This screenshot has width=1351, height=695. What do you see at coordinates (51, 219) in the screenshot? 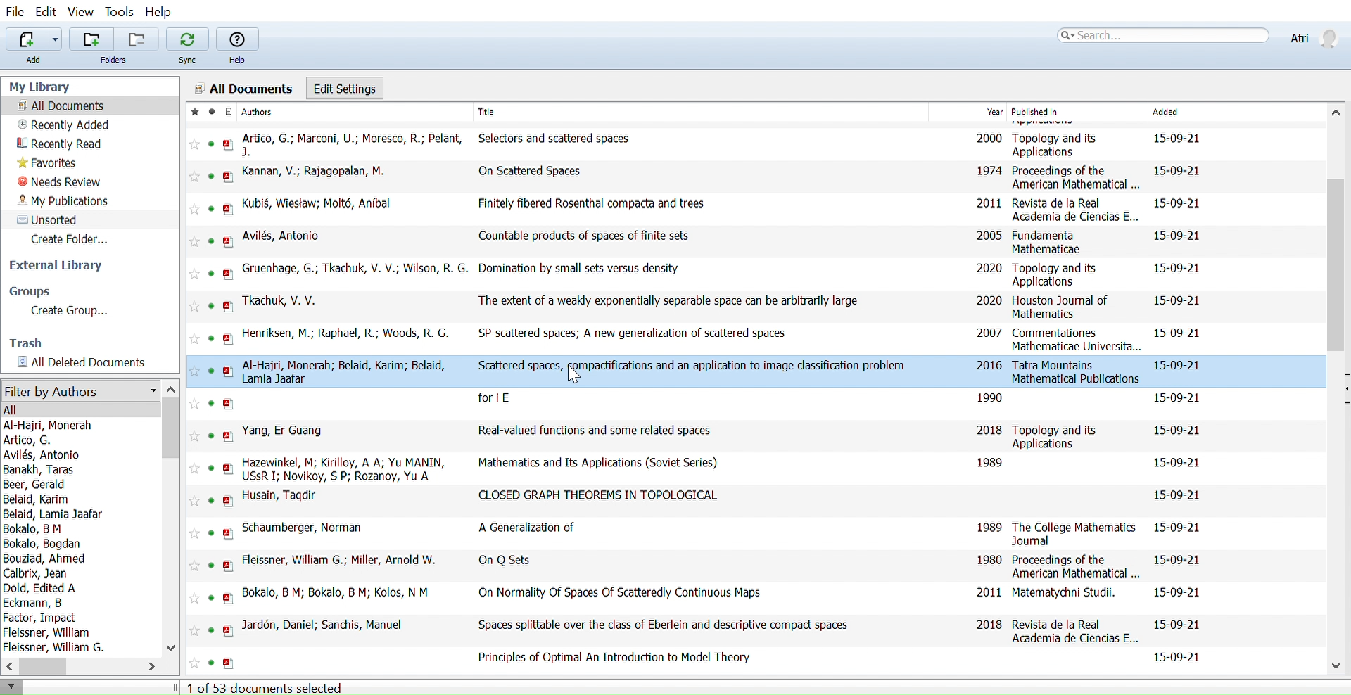
I see `Unsorted` at bounding box center [51, 219].